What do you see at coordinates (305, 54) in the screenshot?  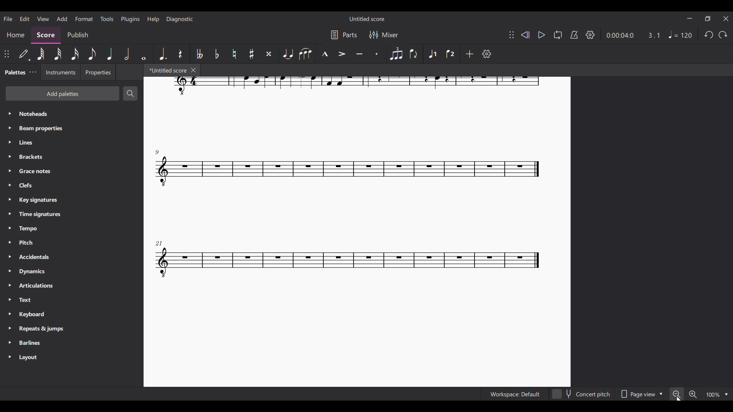 I see `Slur` at bounding box center [305, 54].